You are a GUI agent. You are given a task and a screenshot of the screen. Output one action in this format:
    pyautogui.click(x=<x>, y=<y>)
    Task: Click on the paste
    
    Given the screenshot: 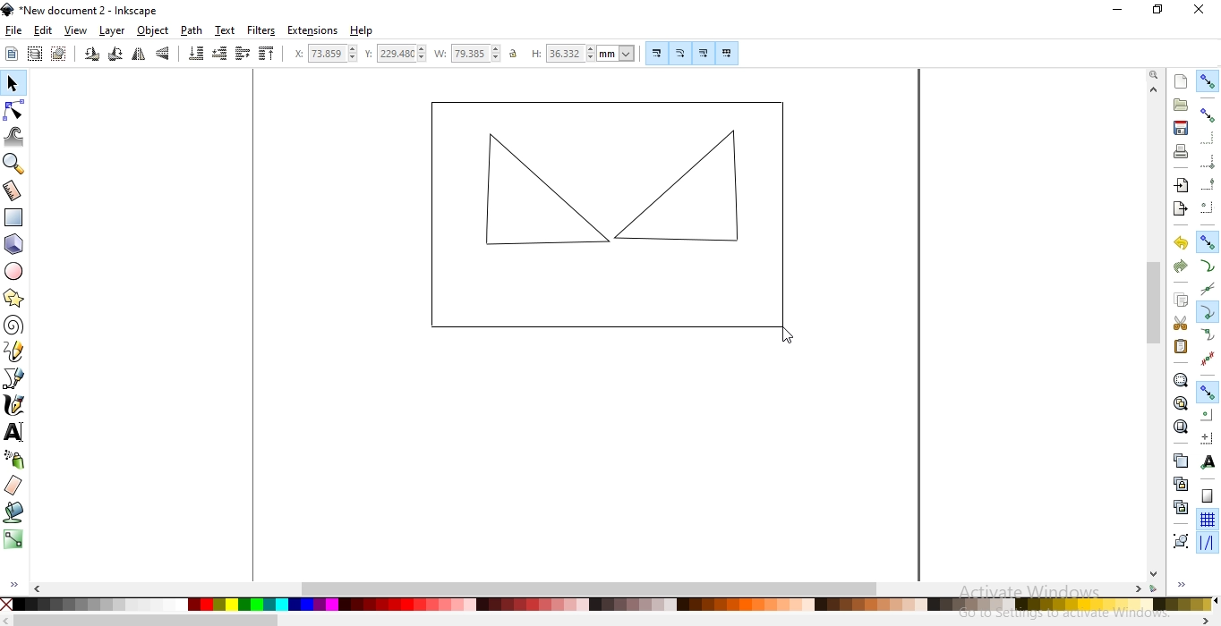 What is the action you would take?
    pyautogui.click(x=1182, y=346)
    